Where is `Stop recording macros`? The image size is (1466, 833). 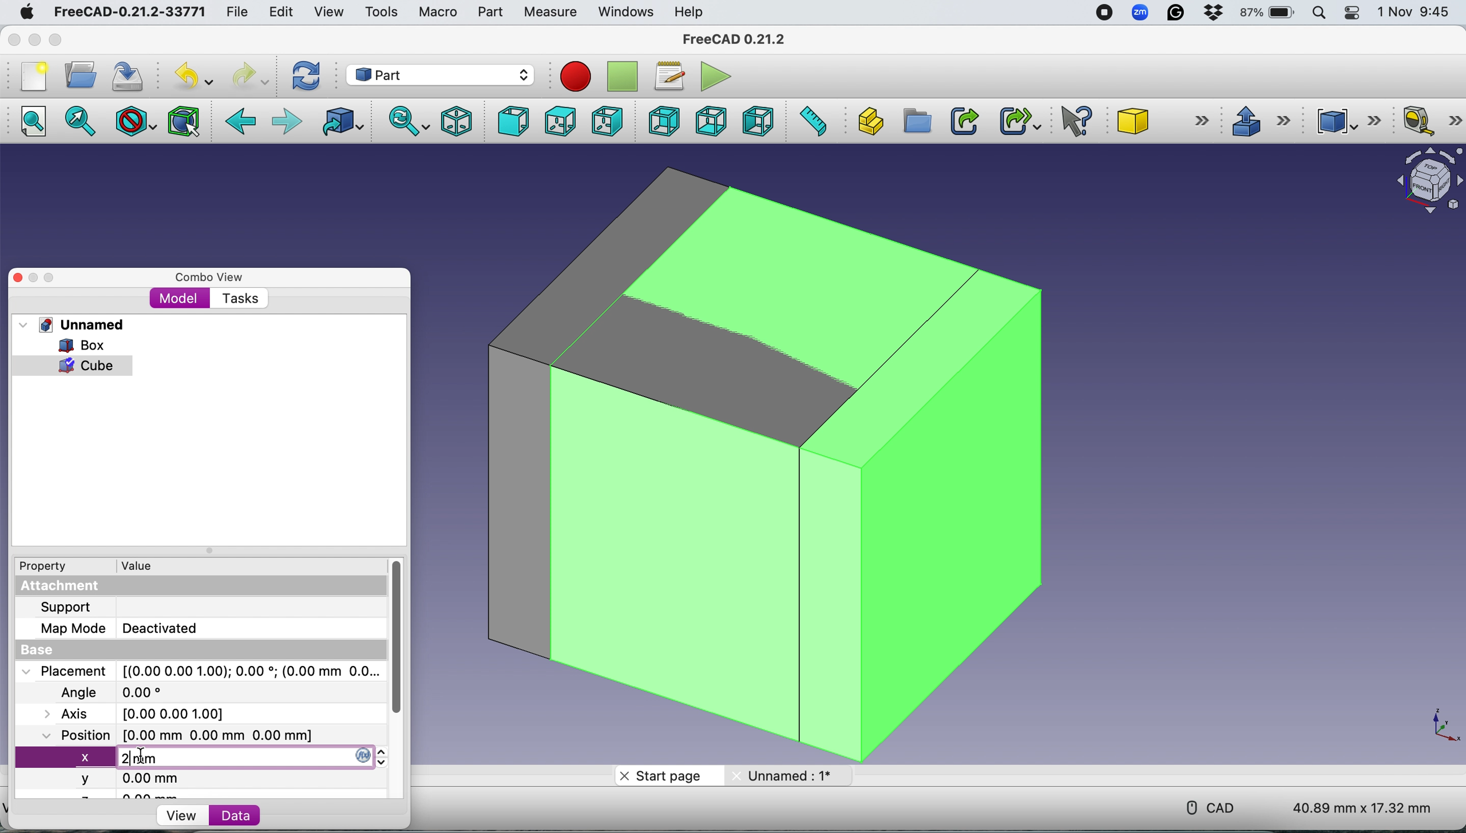
Stop recording macros is located at coordinates (624, 77).